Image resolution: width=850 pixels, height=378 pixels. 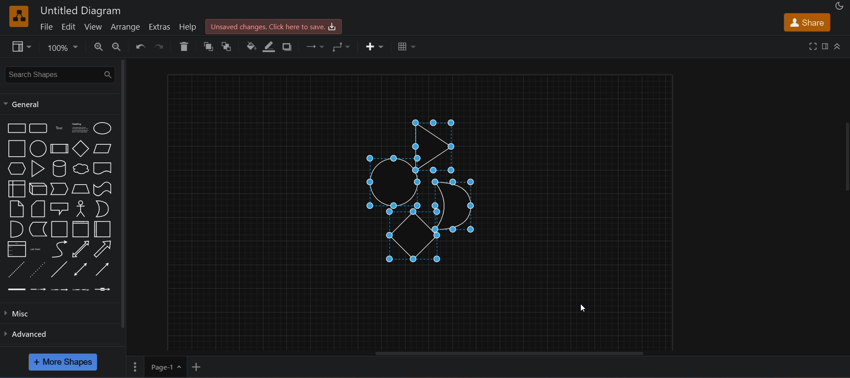 What do you see at coordinates (15, 128) in the screenshot?
I see `rectangle` at bounding box center [15, 128].